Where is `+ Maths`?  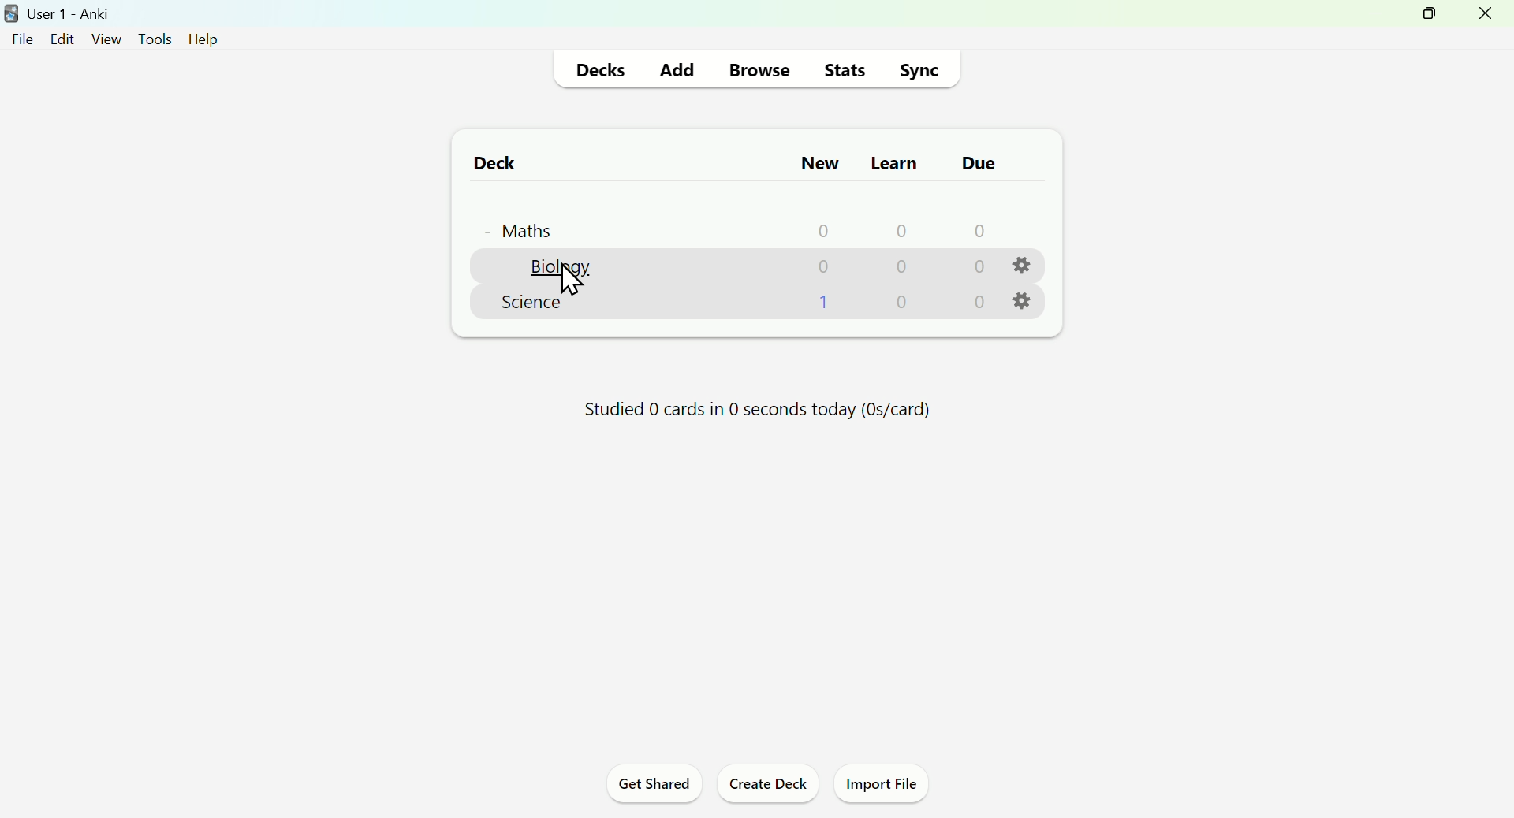 + Maths is located at coordinates (528, 230).